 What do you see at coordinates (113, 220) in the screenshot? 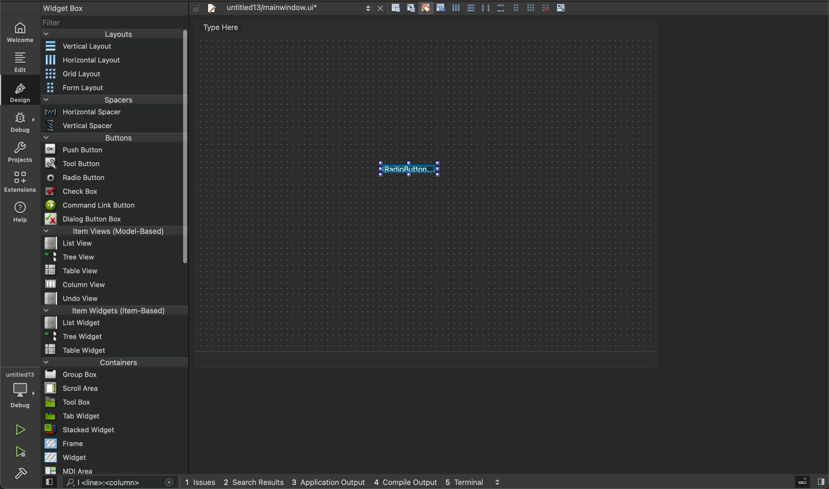
I see `dialong button` at bounding box center [113, 220].